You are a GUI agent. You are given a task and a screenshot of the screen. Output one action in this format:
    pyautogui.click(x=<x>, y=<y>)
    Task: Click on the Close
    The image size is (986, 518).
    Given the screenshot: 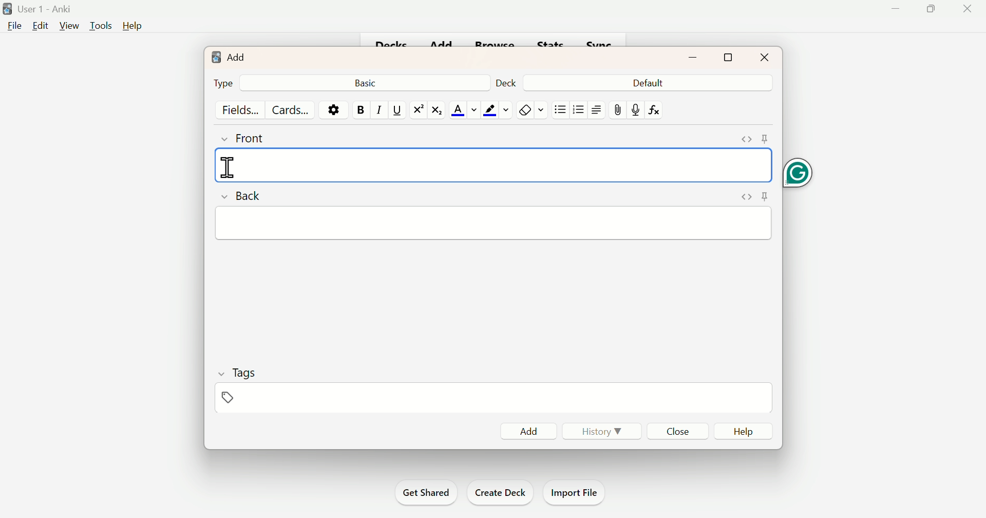 What is the action you would take?
    pyautogui.click(x=675, y=431)
    